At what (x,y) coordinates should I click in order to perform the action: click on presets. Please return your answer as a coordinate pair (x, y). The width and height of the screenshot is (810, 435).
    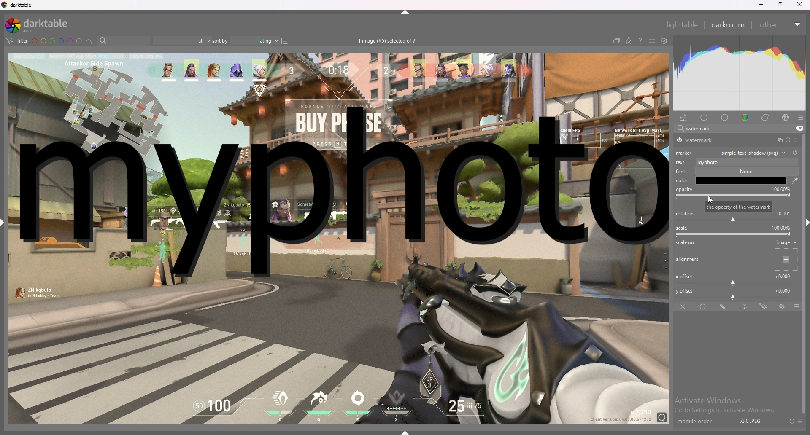
    Looking at the image, I should click on (796, 140).